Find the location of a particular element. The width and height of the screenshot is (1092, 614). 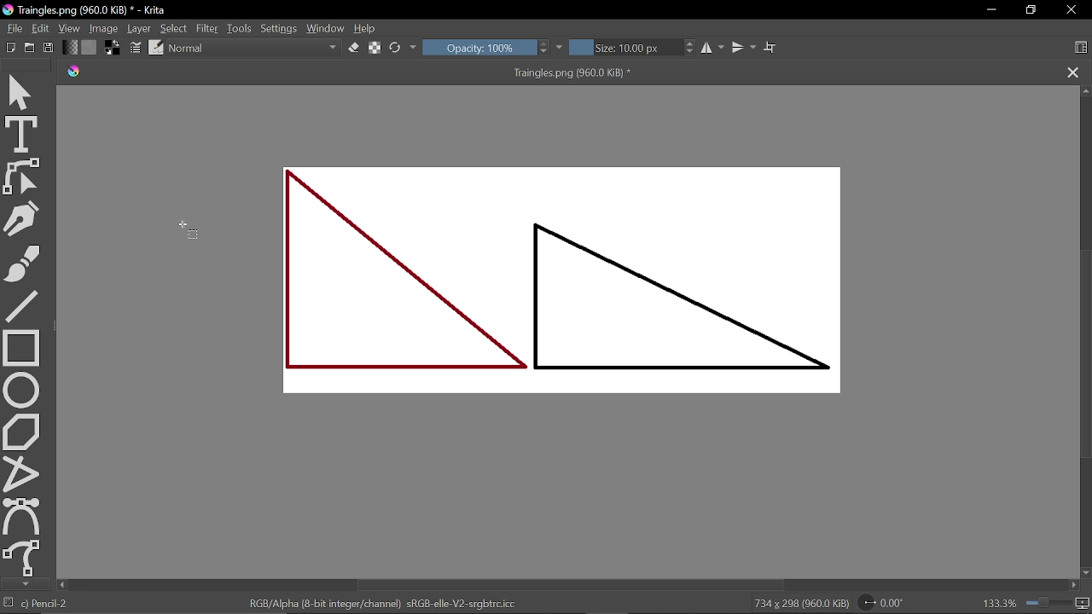

Bezier curve tool is located at coordinates (22, 515).